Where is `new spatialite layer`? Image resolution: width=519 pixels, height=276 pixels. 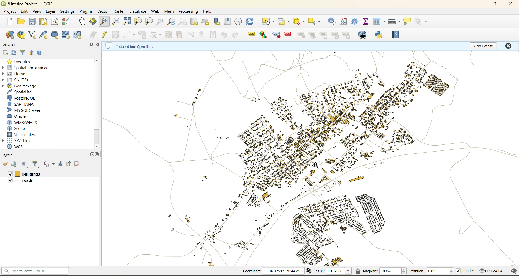
new spatialite layer is located at coordinates (45, 35).